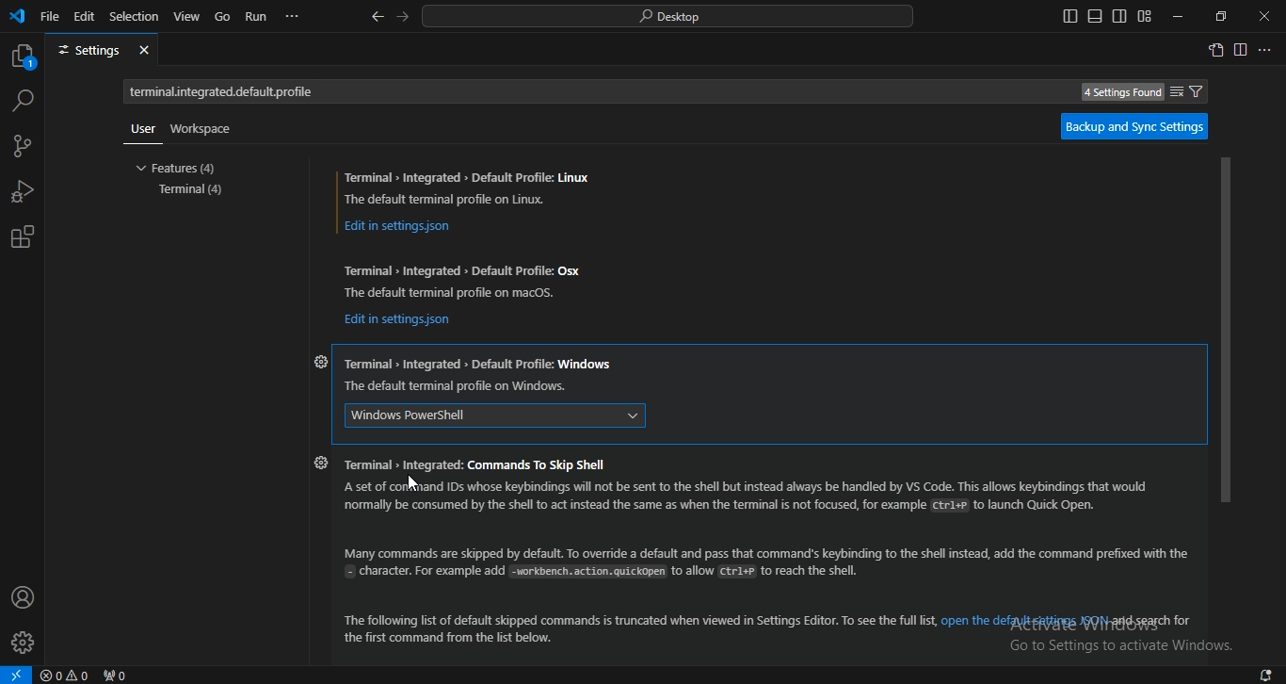 Image resolution: width=1286 pixels, height=684 pixels. I want to click on ..., so click(1262, 48).